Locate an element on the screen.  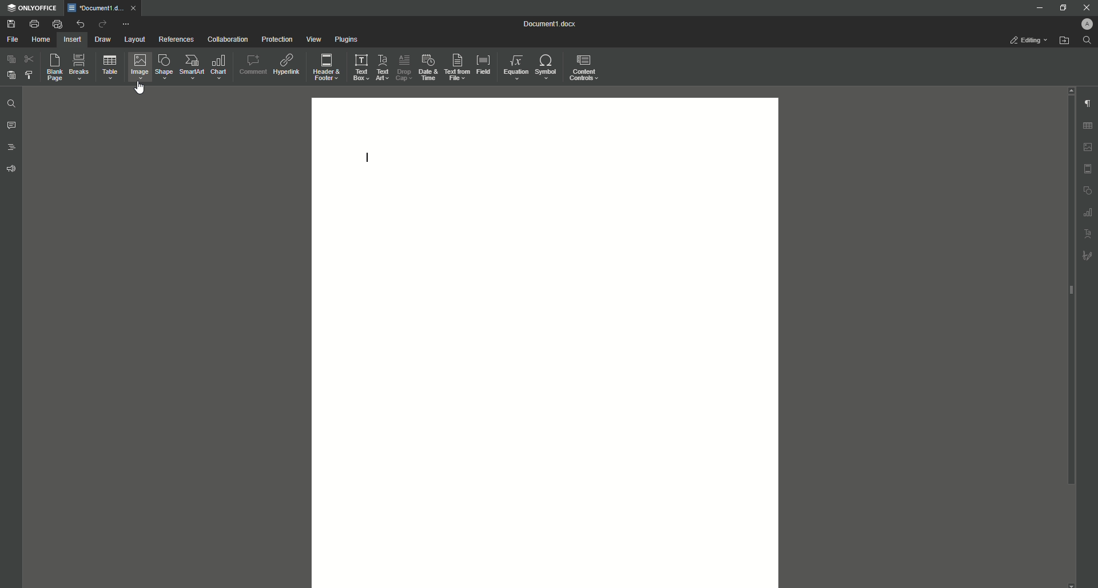
More Options is located at coordinates (126, 25).